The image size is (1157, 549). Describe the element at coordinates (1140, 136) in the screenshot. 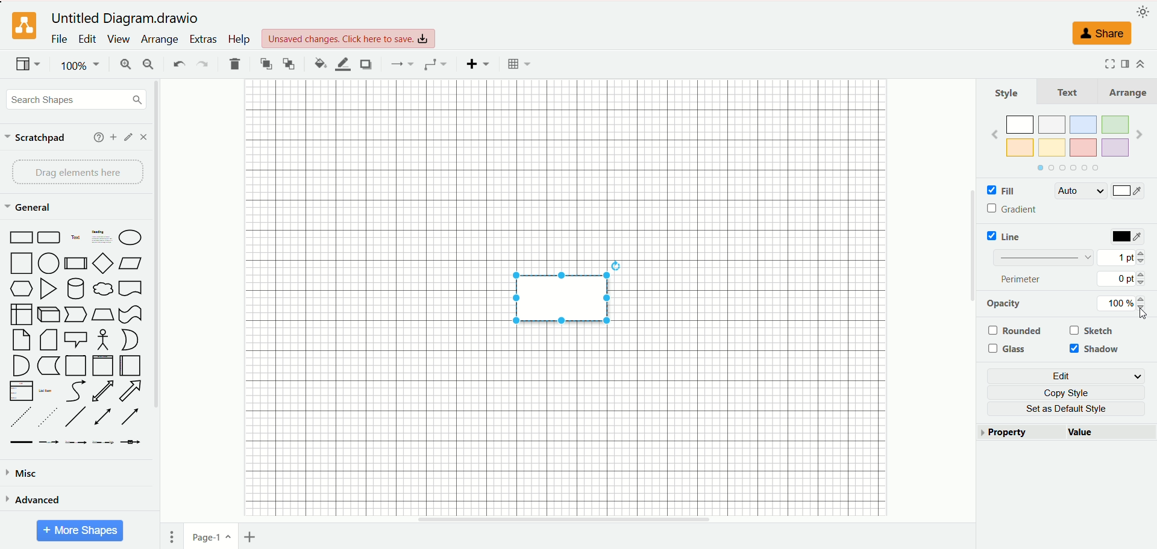

I see `next color options` at that location.